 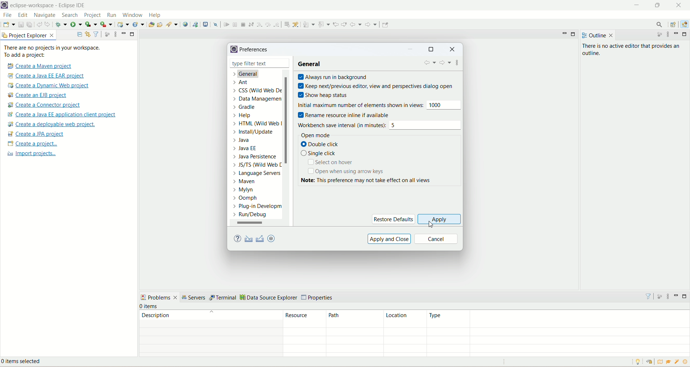 What do you see at coordinates (452, 50) in the screenshot?
I see `close` at bounding box center [452, 50].